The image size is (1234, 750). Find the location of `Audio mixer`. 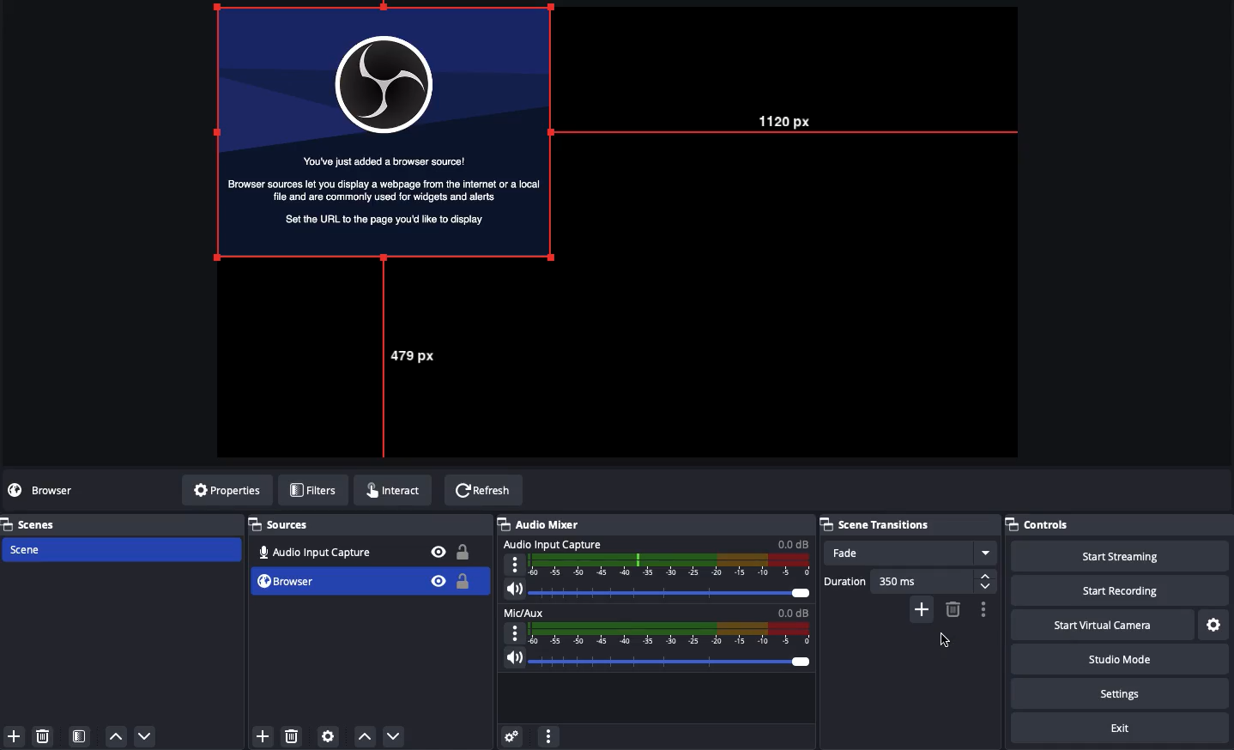

Audio mixer is located at coordinates (547, 523).